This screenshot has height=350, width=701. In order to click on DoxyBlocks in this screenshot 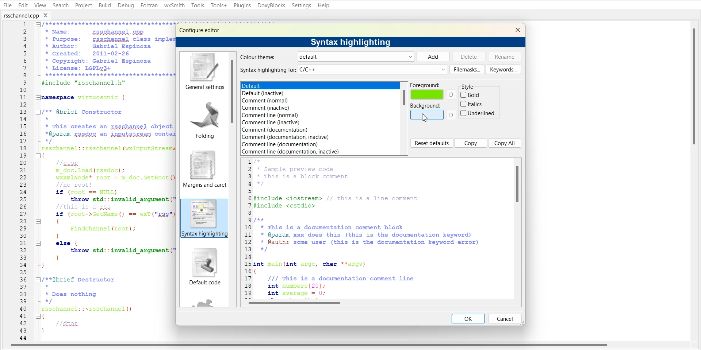, I will do `click(271, 5)`.